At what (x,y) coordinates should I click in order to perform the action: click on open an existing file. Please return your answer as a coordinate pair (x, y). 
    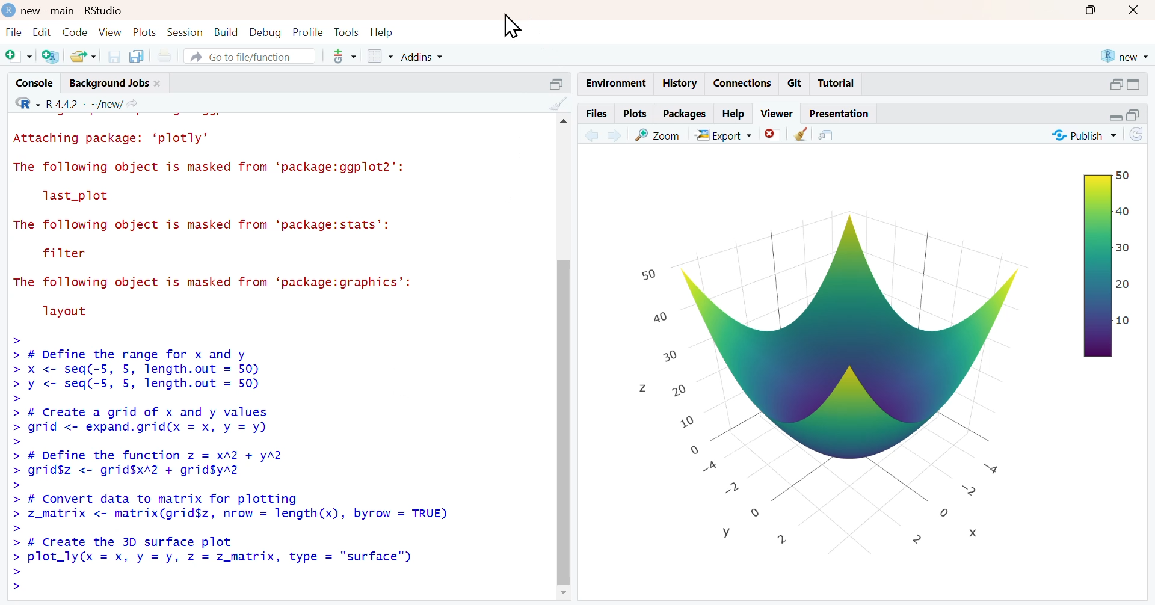
    Looking at the image, I should click on (82, 57).